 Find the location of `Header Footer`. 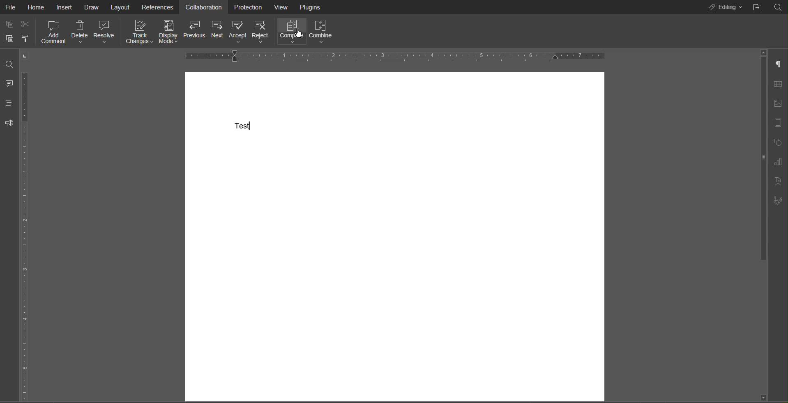

Header Footer is located at coordinates (777, 123).